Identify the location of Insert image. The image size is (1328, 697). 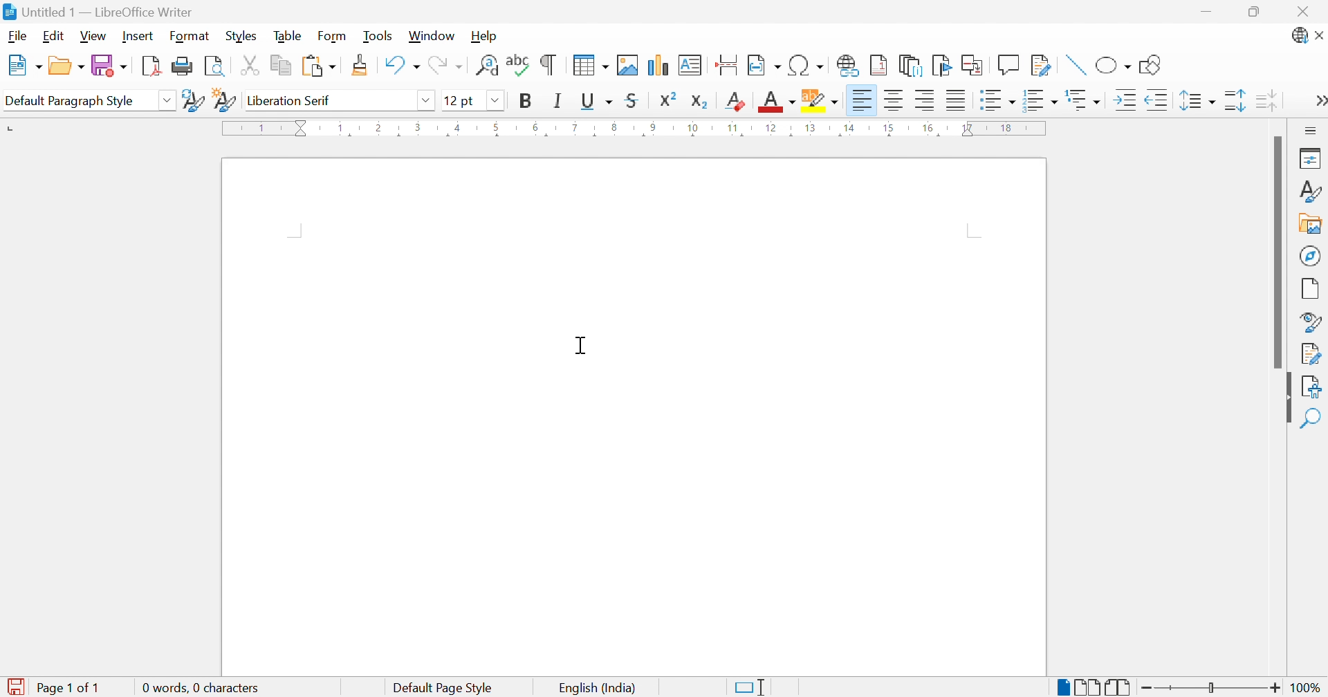
(1311, 225).